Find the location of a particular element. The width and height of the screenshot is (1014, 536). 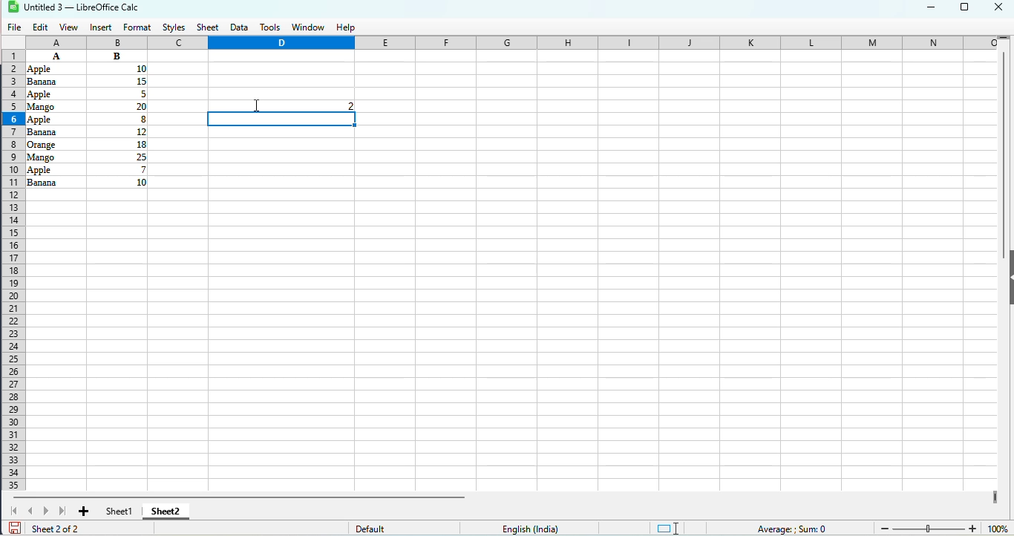

close is located at coordinates (998, 6).